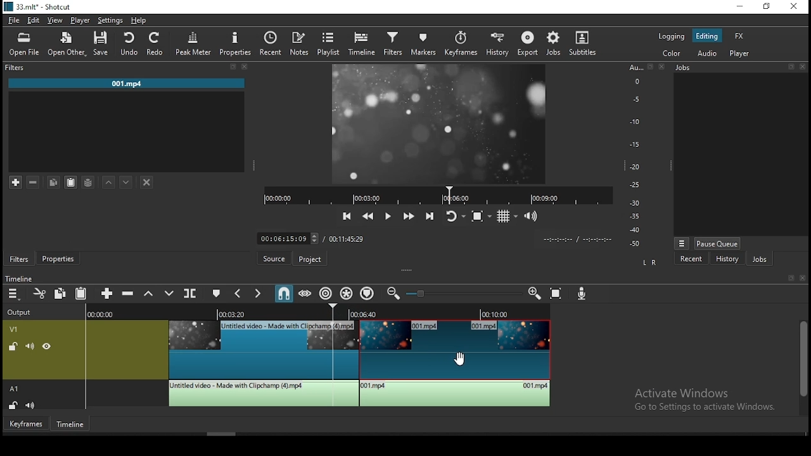 The image size is (811, 456). I want to click on cut, so click(40, 293).